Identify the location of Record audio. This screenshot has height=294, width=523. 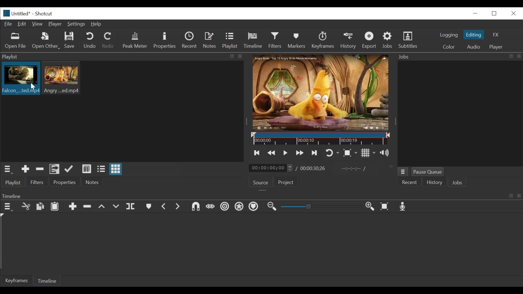
(403, 208).